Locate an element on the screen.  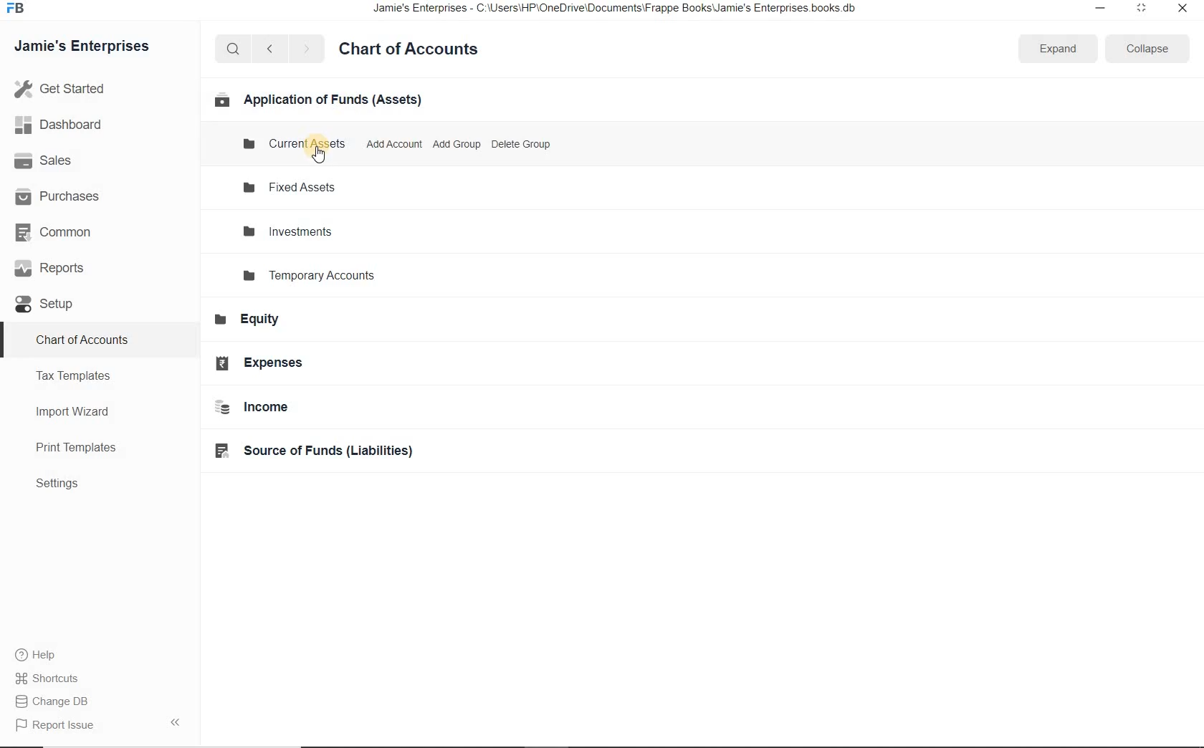
Application of Funds (Assets) is located at coordinates (317, 99).